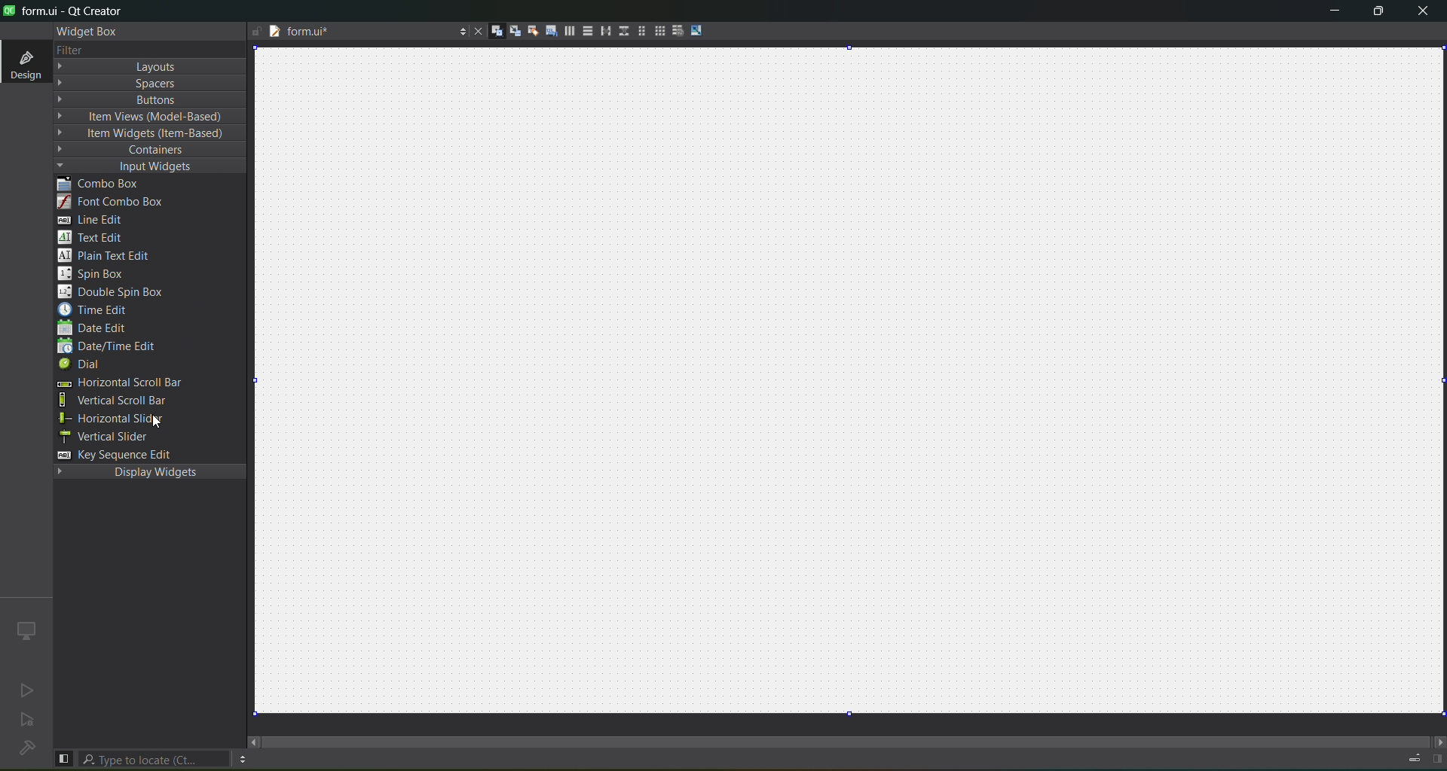  I want to click on buddies, so click(528, 32).